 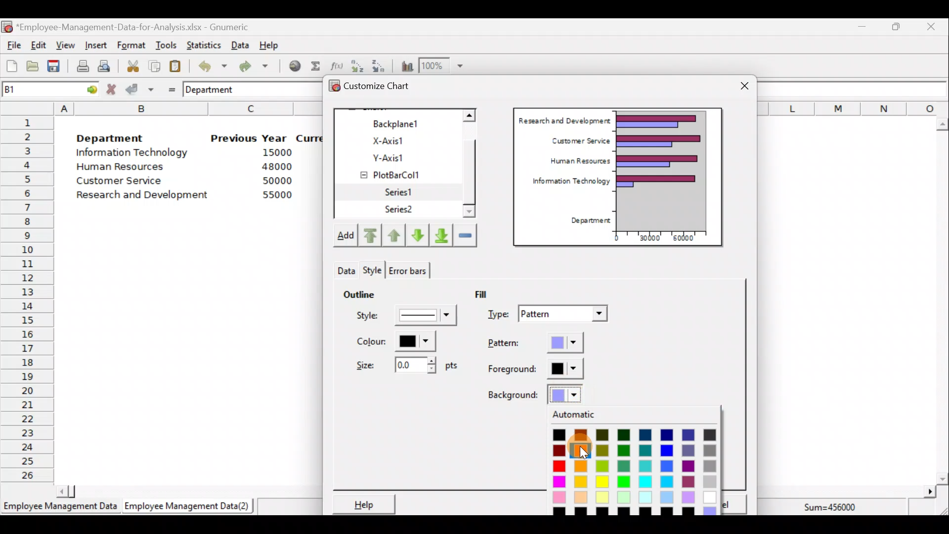 I want to click on Save the current workbook, so click(x=57, y=68).